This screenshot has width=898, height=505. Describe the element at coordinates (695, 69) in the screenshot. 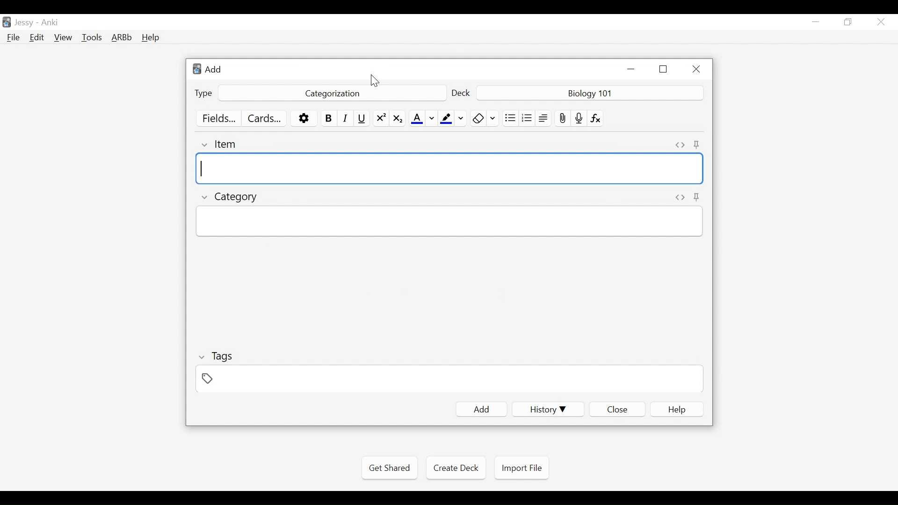

I see `Close` at that location.